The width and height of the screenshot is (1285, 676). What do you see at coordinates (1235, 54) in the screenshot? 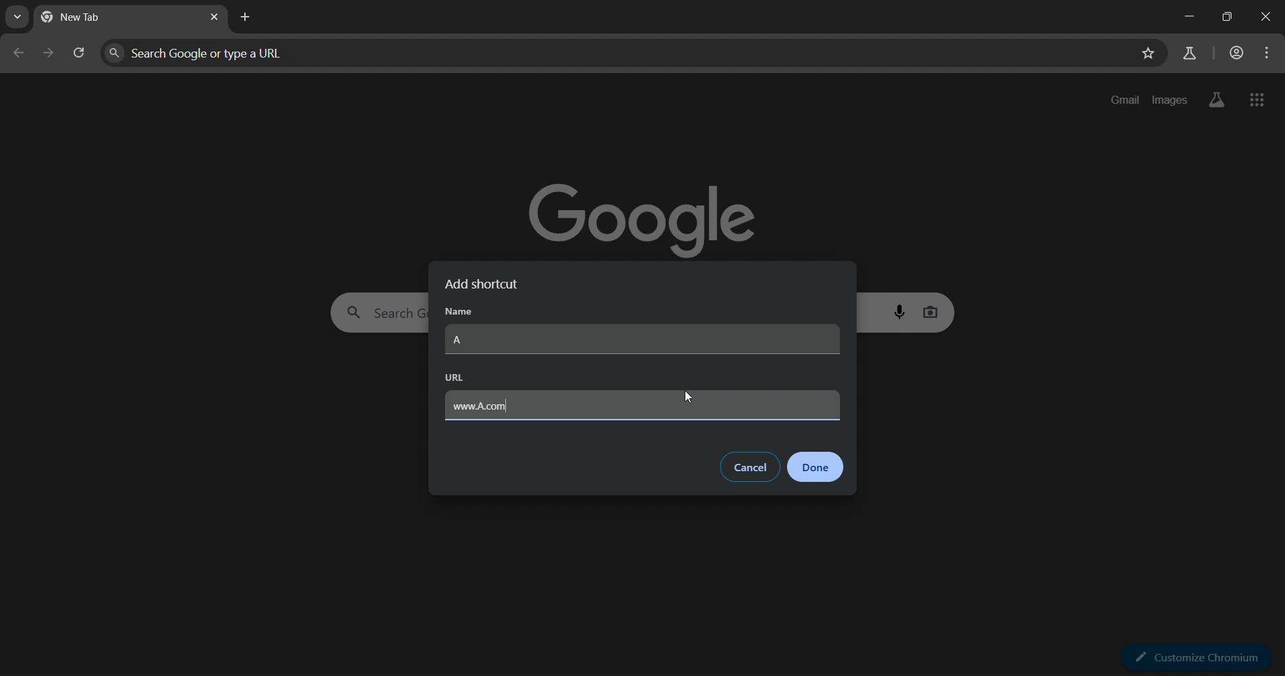
I see `account` at bounding box center [1235, 54].